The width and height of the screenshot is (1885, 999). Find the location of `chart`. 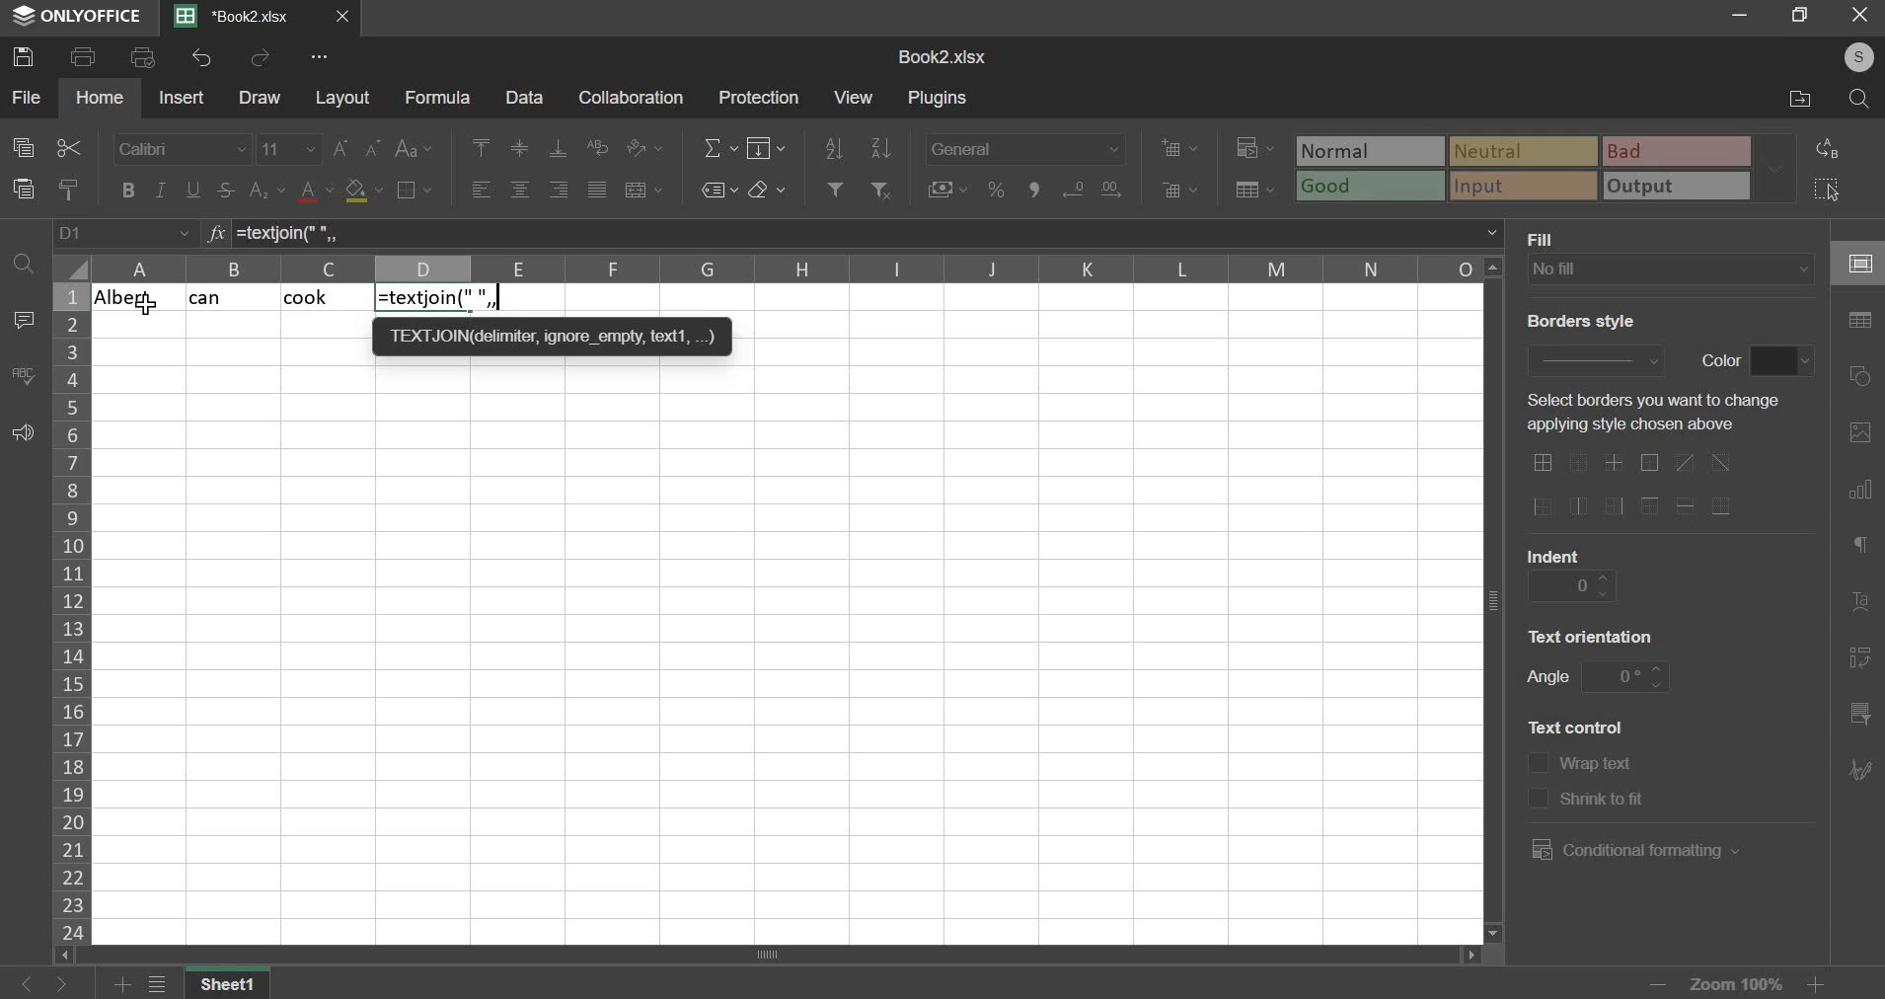

chart is located at coordinates (1859, 494).